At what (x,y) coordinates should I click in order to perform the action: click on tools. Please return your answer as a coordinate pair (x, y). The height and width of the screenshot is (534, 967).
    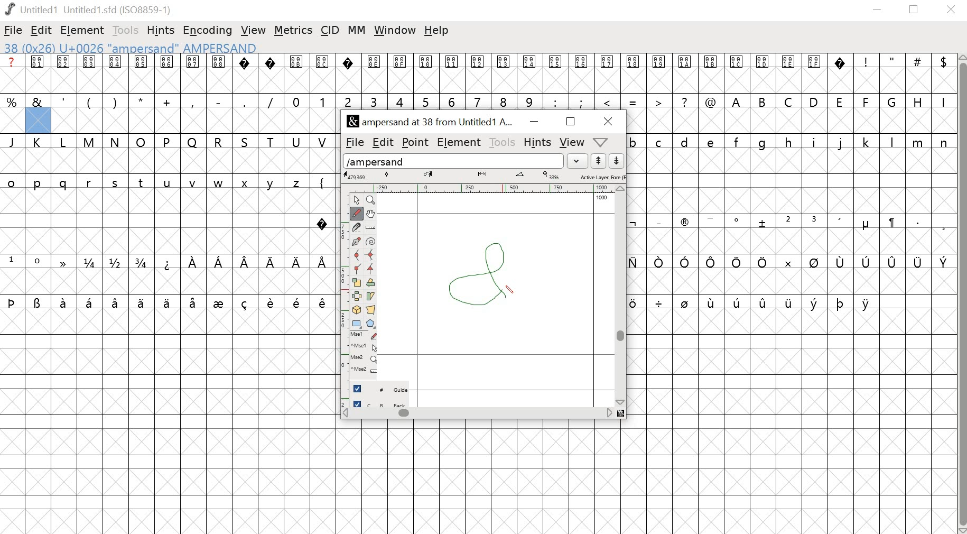
    Looking at the image, I should click on (123, 30).